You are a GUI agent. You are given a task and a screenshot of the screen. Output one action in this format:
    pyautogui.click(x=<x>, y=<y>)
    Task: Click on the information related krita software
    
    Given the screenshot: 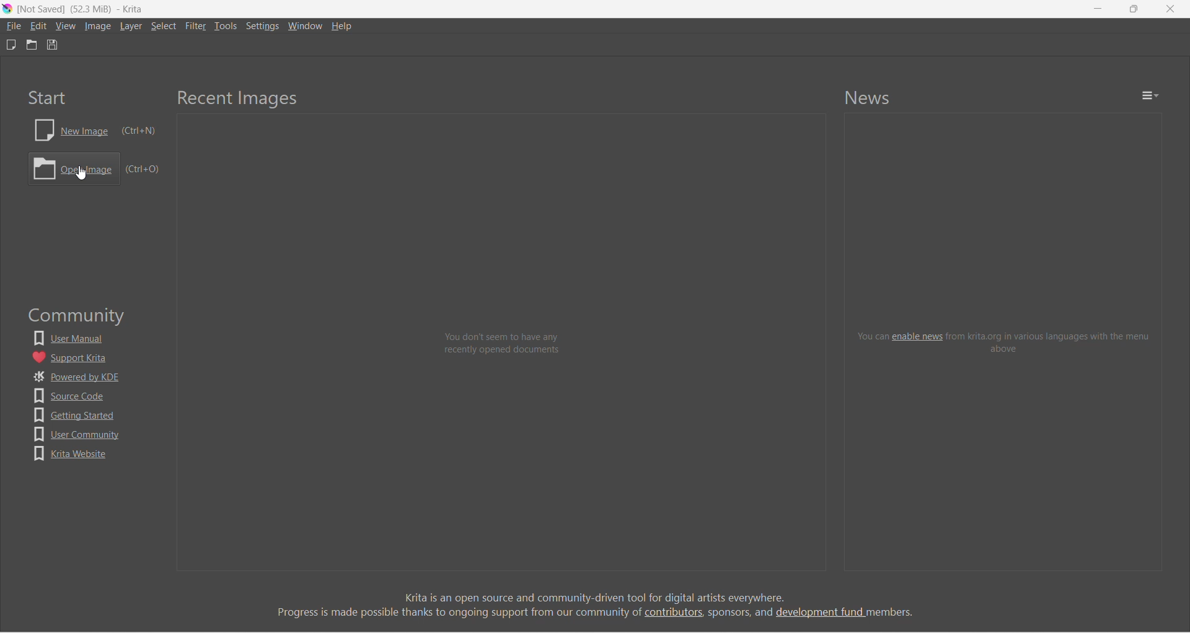 What is the action you would take?
    pyautogui.click(x=594, y=605)
    